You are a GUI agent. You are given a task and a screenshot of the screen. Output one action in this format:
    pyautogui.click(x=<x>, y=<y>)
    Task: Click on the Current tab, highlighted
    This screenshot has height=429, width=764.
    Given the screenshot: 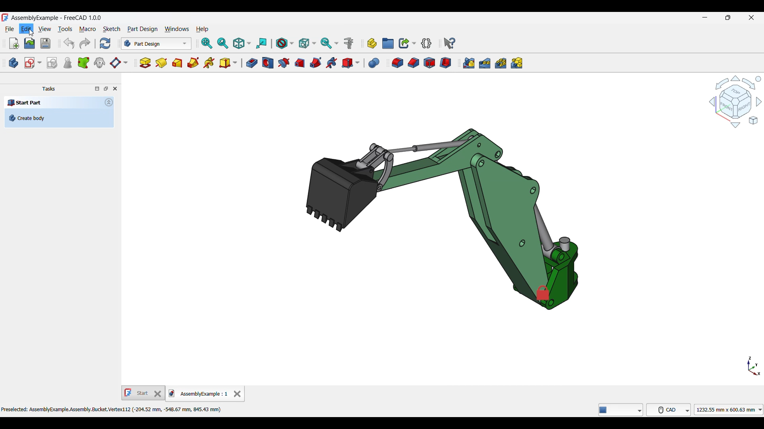 What is the action you would take?
    pyautogui.click(x=199, y=394)
    